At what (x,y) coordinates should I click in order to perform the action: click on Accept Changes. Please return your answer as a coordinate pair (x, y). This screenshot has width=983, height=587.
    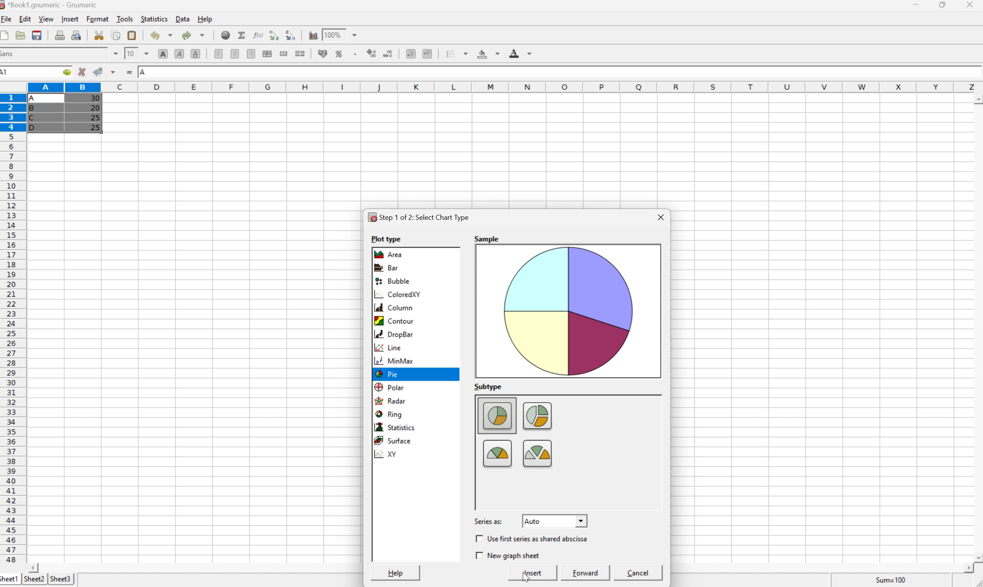
    Looking at the image, I should click on (97, 71).